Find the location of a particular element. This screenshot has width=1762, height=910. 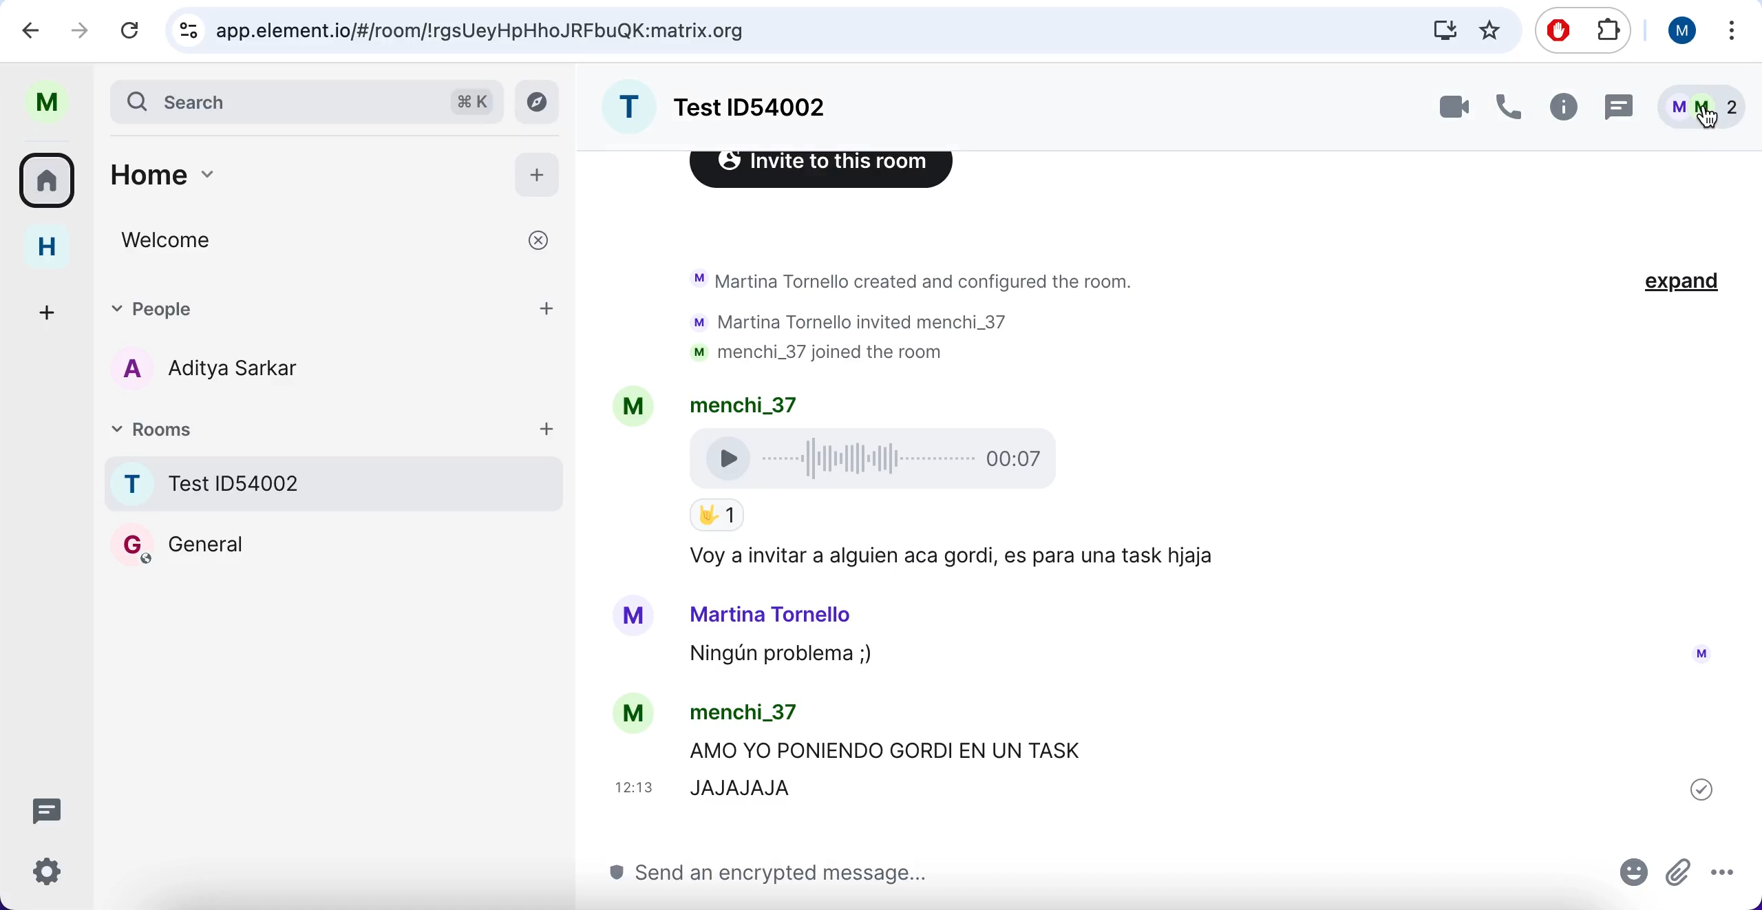

chat is located at coordinates (1622, 106).